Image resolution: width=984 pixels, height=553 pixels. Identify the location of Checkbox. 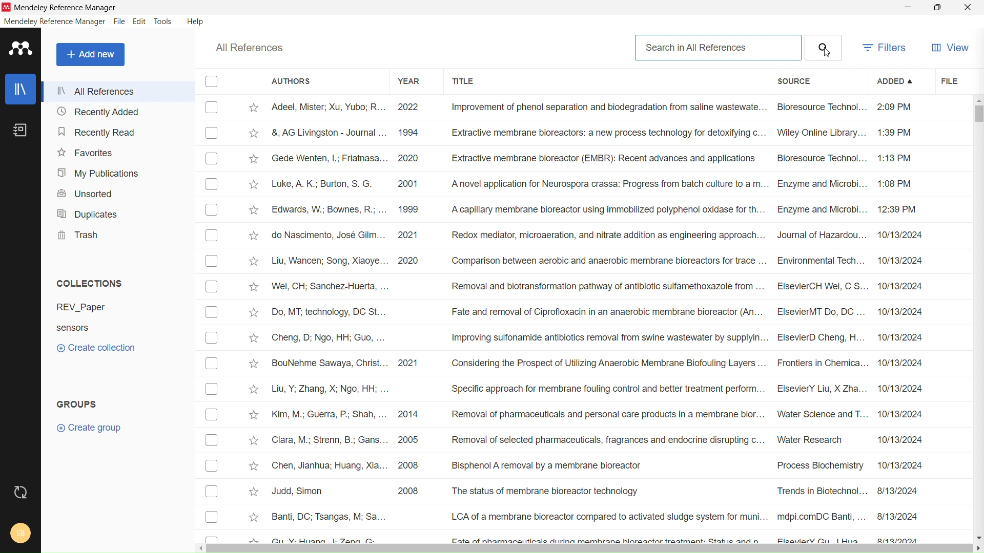
(212, 284).